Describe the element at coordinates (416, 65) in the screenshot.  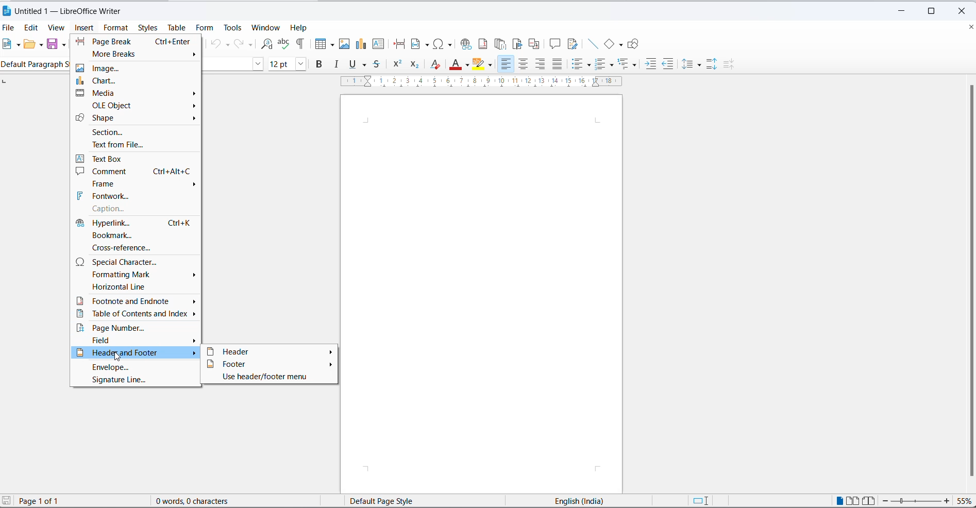
I see `subscript` at that location.